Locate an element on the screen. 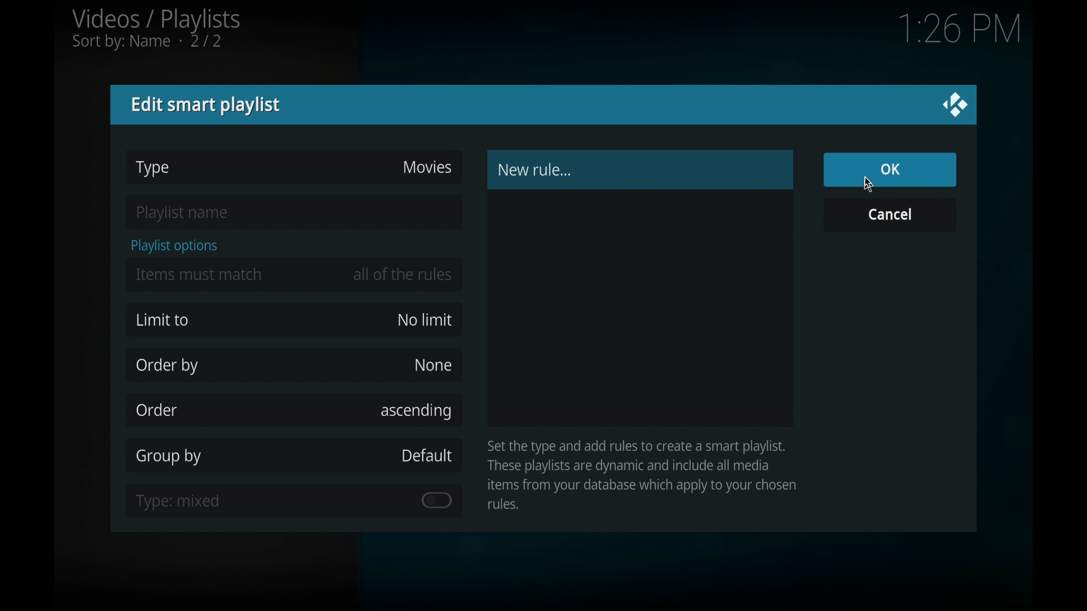 The height and width of the screenshot is (611, 1087). playlist name is located at coordinates (185, 214).